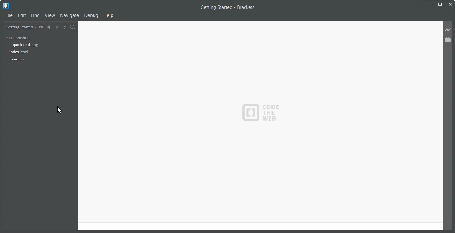 The width and height of the screenshot is (455, 233). I want to click on logo, so click(263, 113).